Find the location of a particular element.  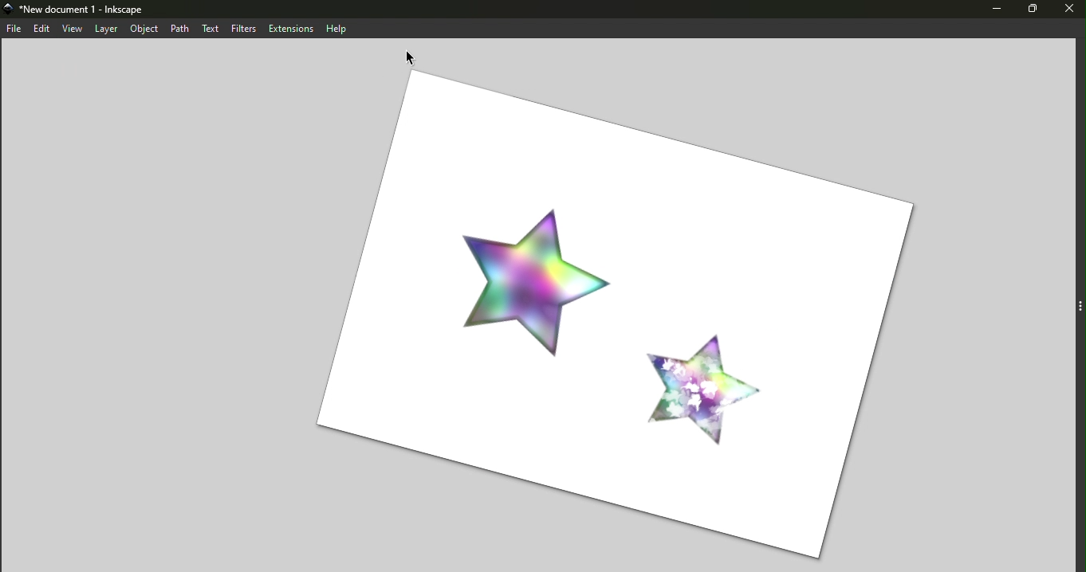

Extensions is located at coordinates (289, 28).